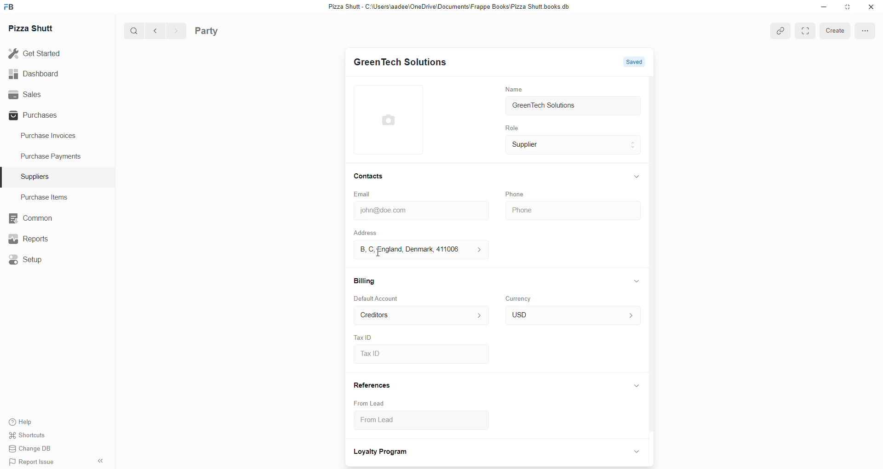 Image resolution: width=883 pixels, height=469 pixels. Describe the element at coordinates (236, 30) in the screenshot. I see `Purchase Invoice` at that location.